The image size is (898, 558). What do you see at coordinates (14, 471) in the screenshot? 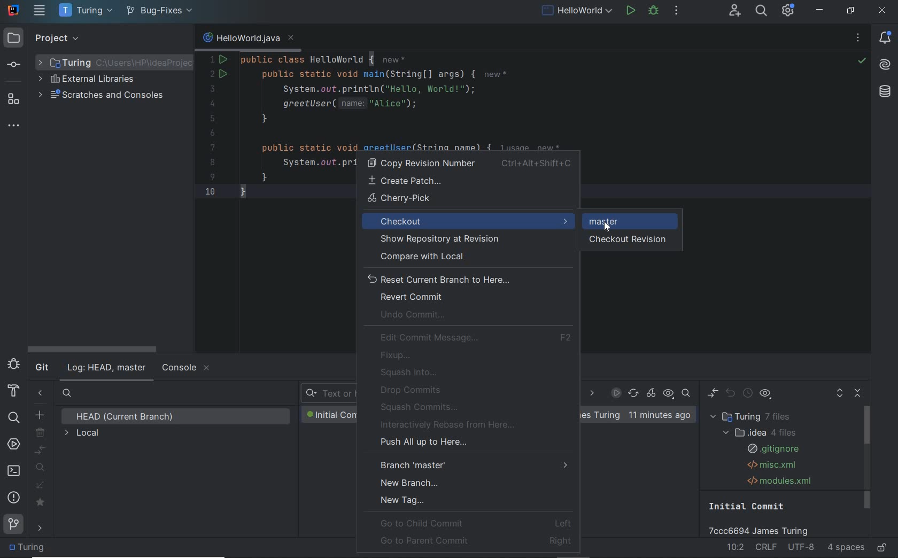
I see `terminal` at bounding box center [14, 471].